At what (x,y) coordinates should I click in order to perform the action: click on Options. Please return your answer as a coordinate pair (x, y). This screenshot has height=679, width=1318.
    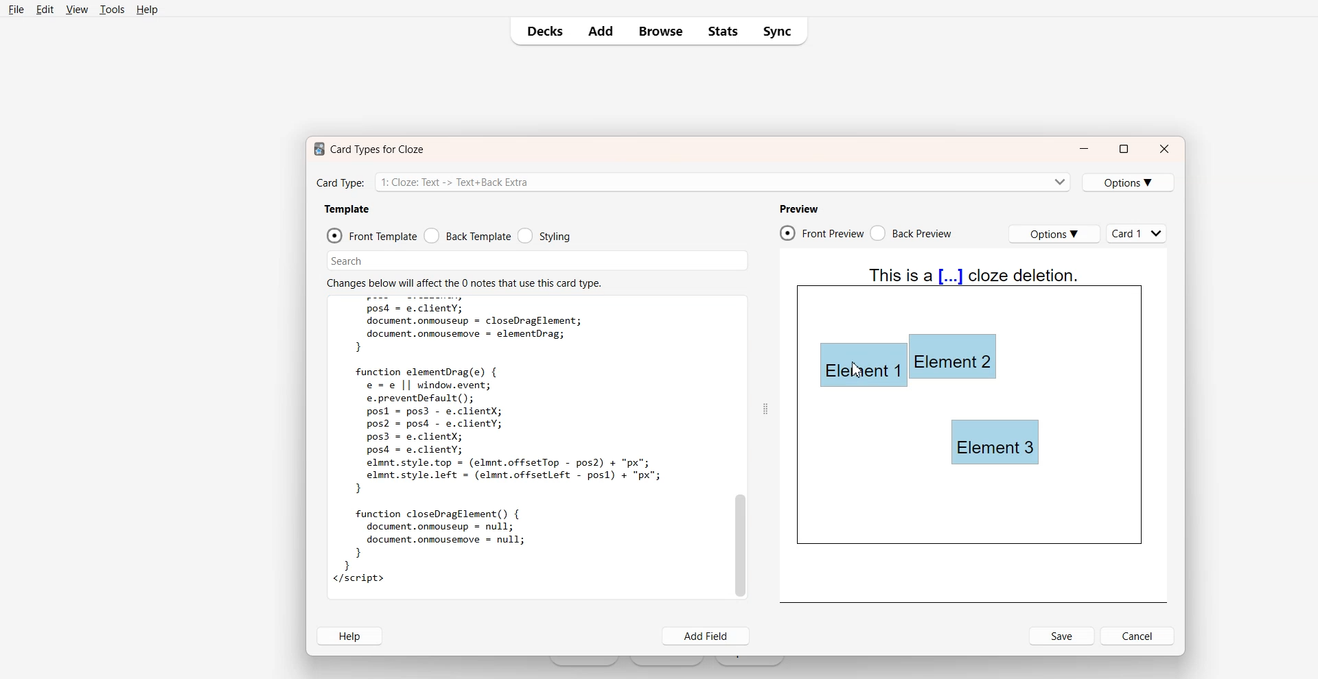
    Looking at the image, I should click on (1054, 234).